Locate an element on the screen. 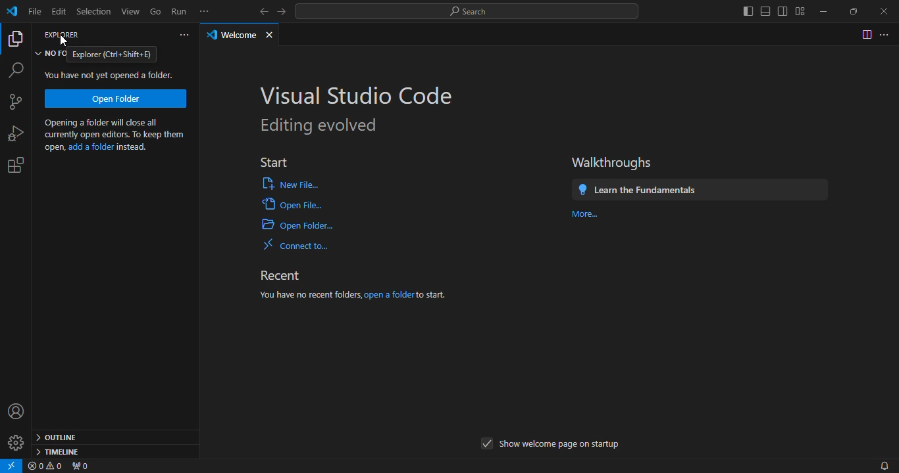  Selection is located at coordinates (95, 11).